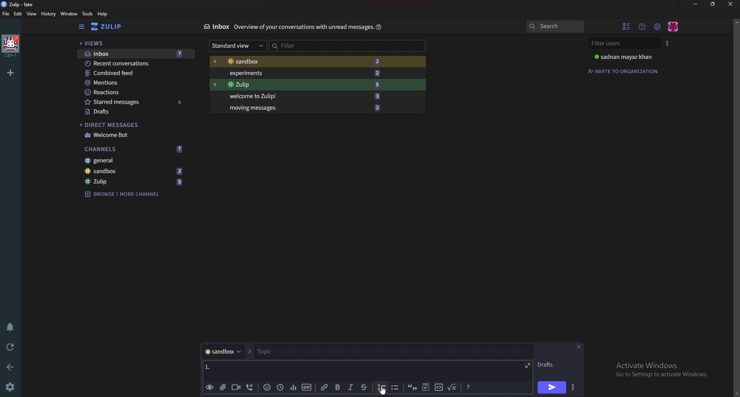 This screenshot has height=397, width=740. Describe the element at coordinates (552, 387) in the screenshot. I see `Send` at that location.